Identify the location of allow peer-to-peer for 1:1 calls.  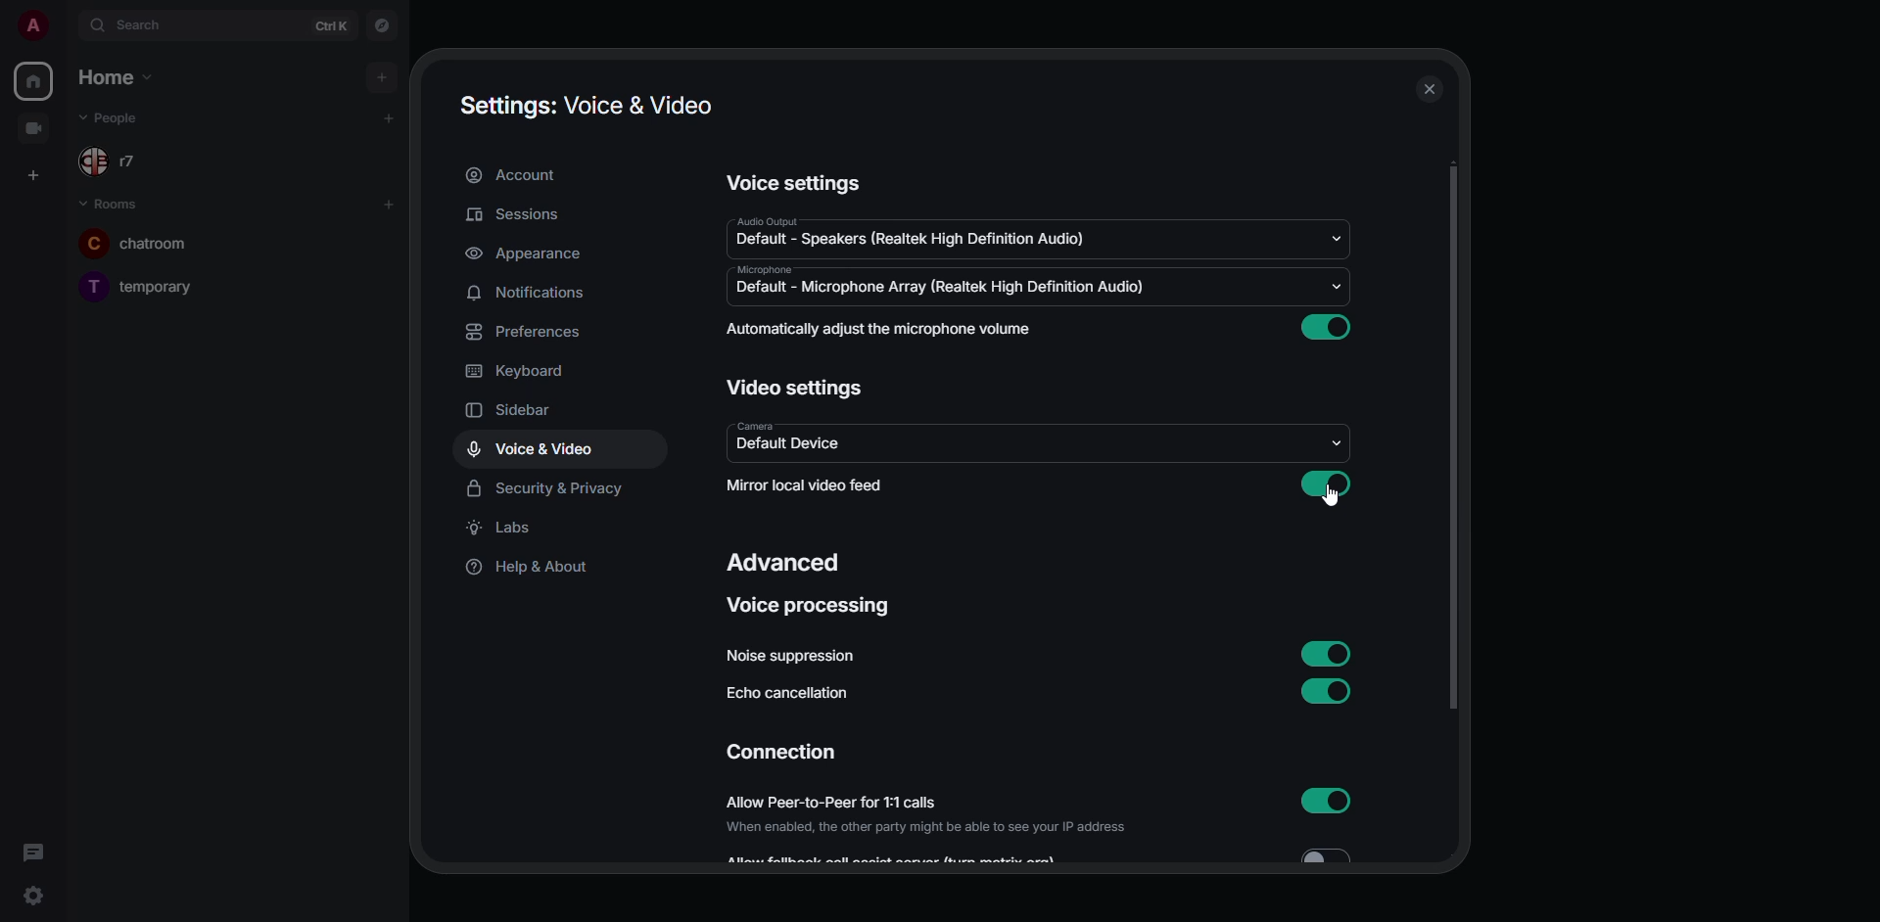
(929, 814).